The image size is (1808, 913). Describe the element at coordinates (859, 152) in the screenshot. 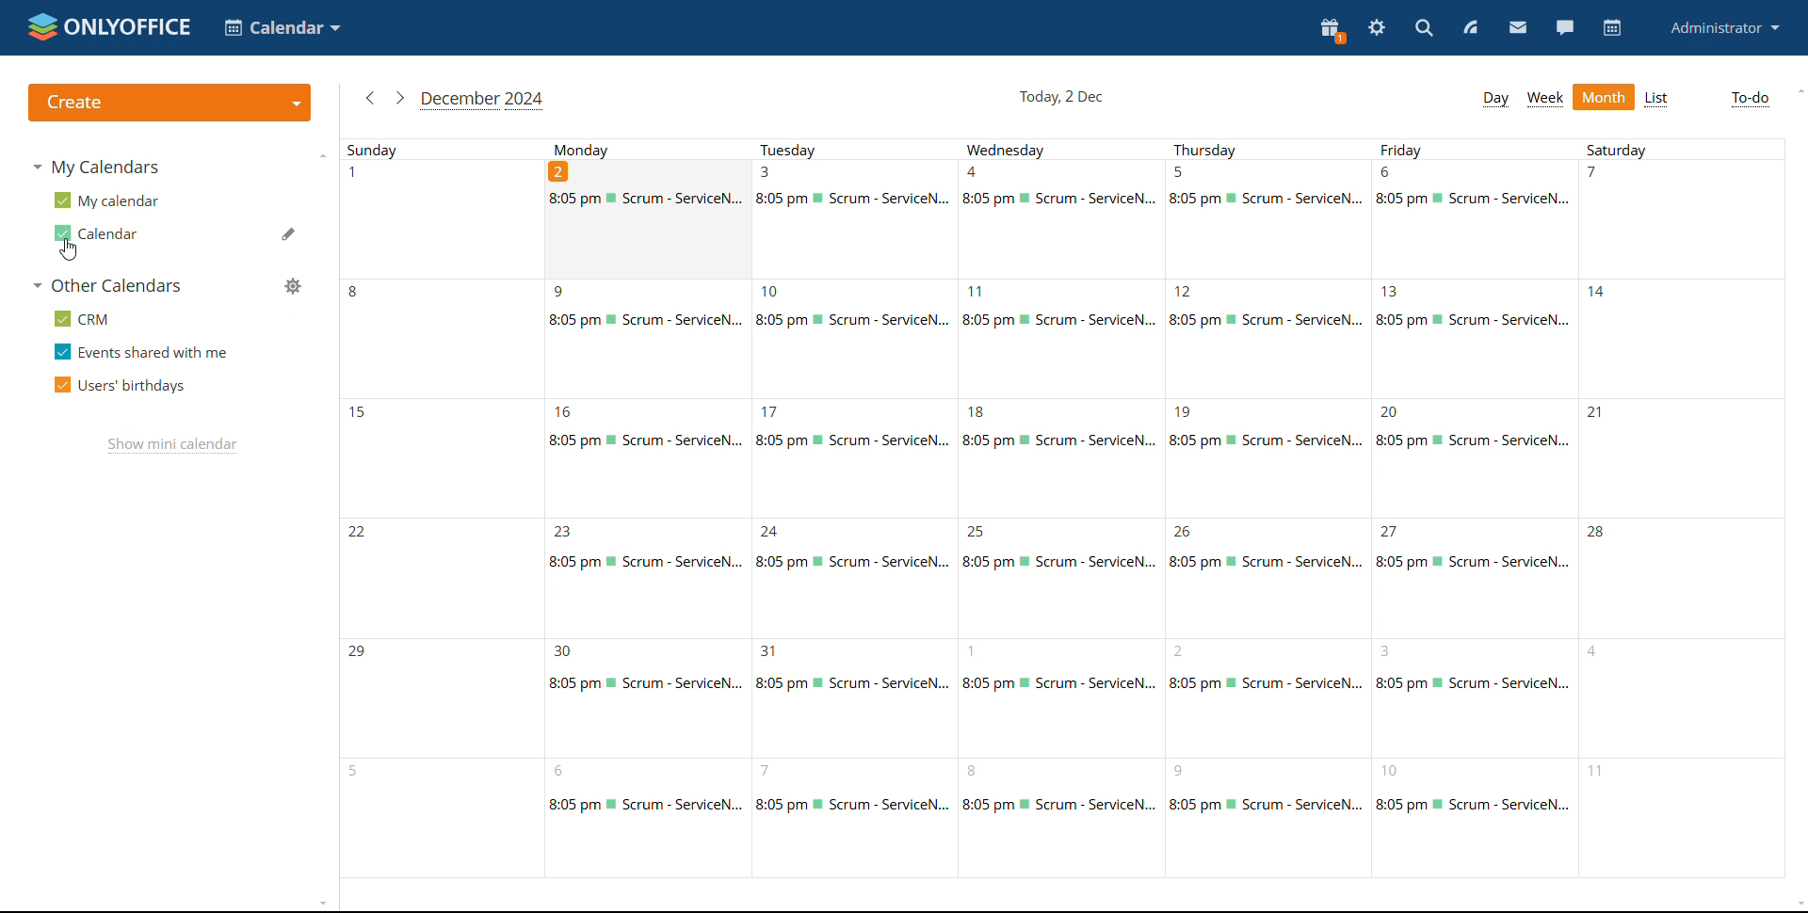

I see `tuesday` at that location.